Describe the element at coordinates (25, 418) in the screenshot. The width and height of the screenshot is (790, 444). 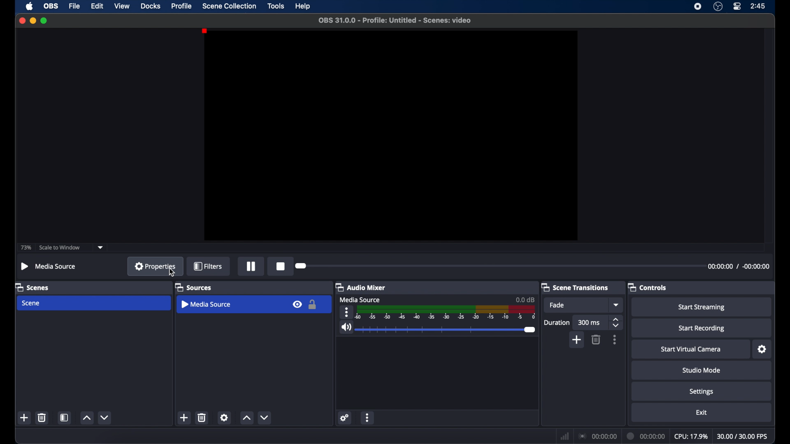
I see `add` at that location.